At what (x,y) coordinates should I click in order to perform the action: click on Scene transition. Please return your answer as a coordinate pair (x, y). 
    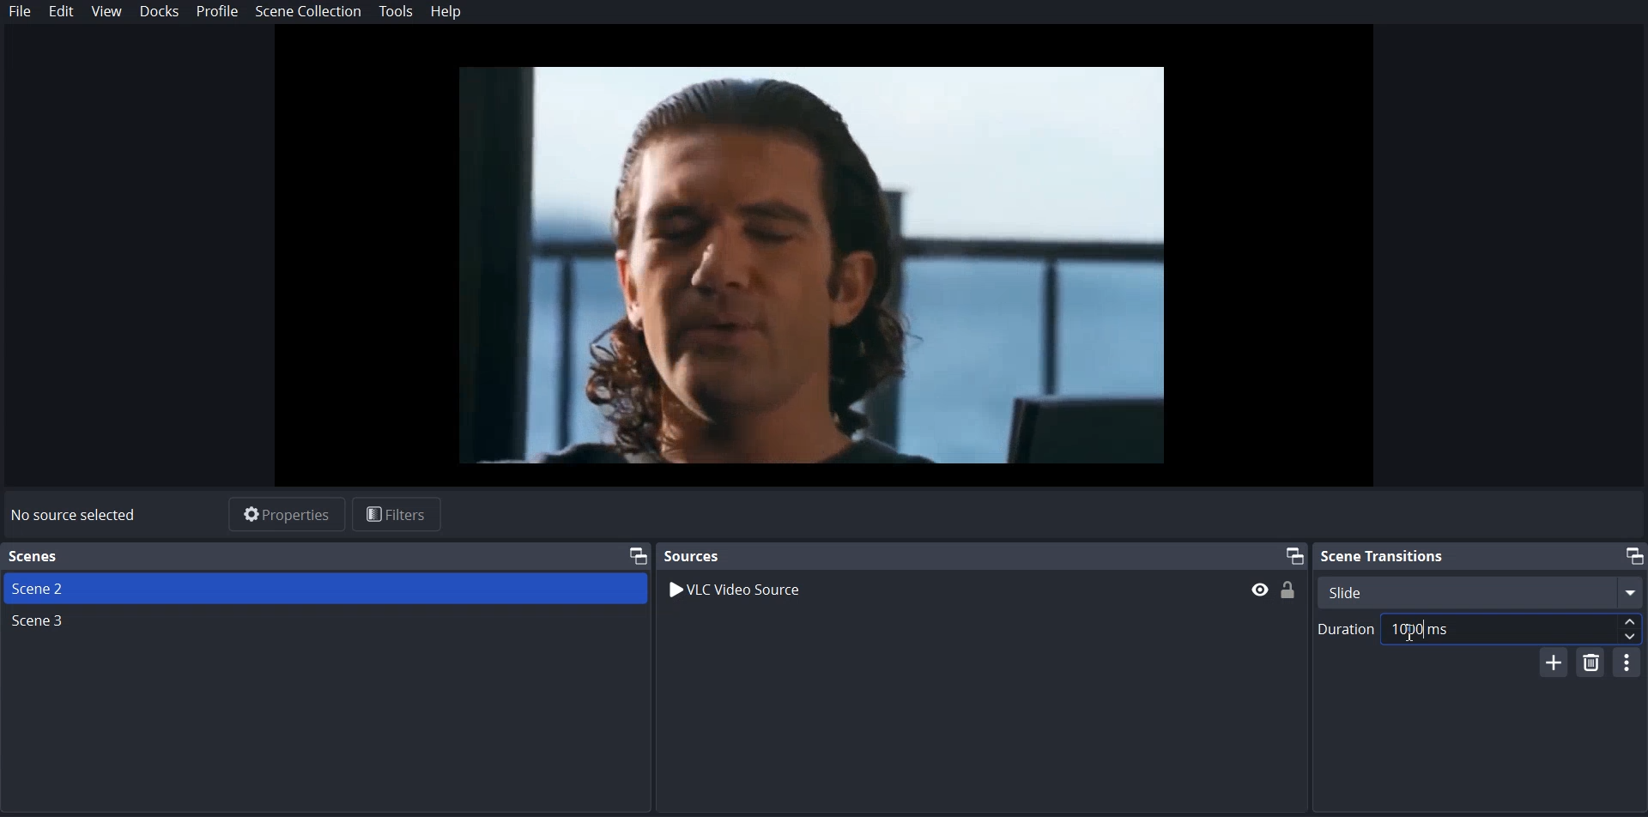
    Looking at the image, I should click on (1481, 554).